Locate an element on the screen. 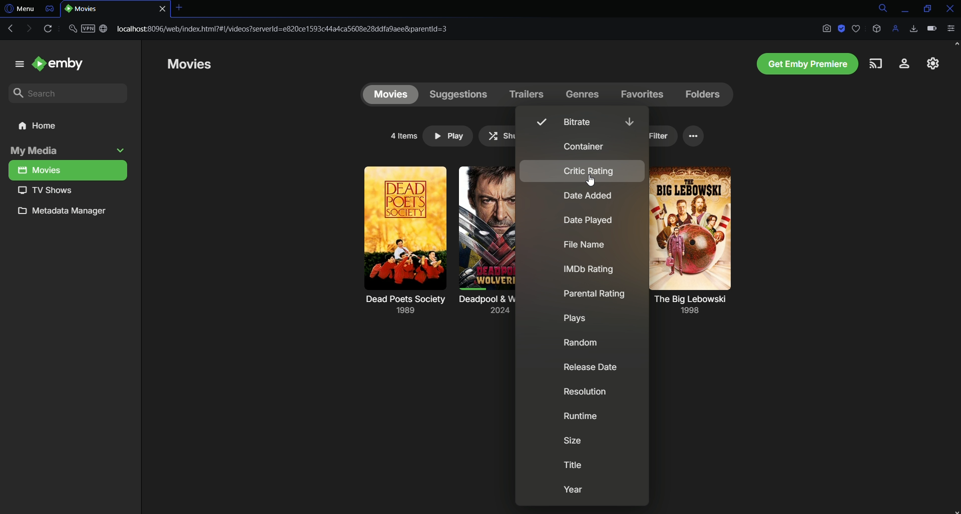 Image resolution: width=961 pixels, height=514 pixels. My media is located at coordinates (68, 151).